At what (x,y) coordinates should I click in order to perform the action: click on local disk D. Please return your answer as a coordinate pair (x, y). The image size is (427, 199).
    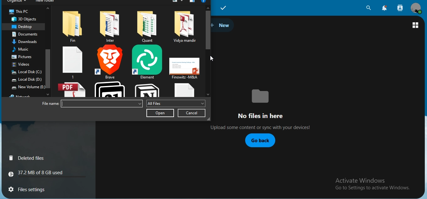
    Looking at the image, I should click on (26, 80).